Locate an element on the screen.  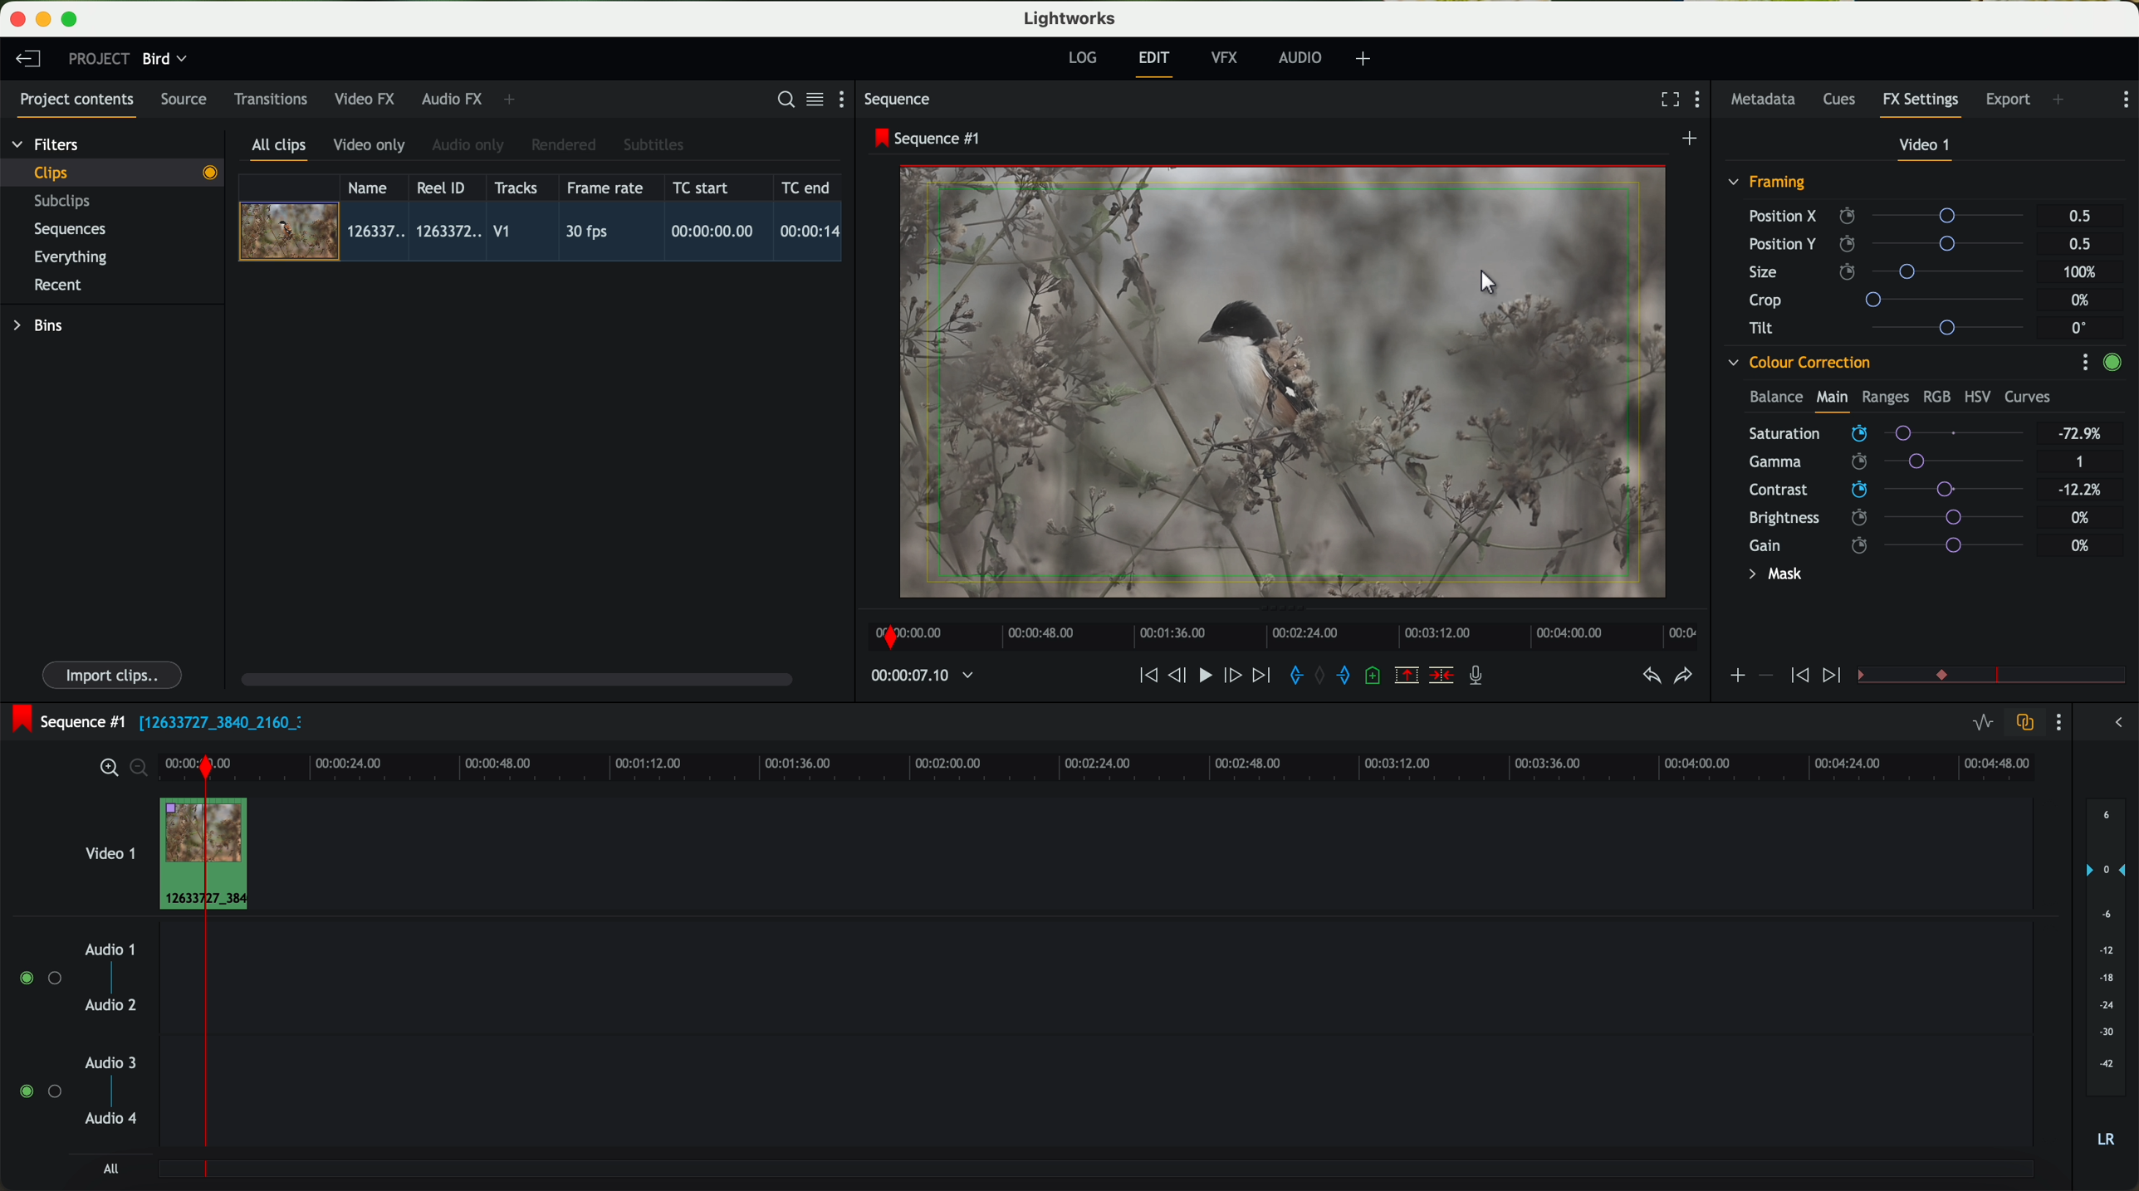
timeline is located at coordinates (913, 676).